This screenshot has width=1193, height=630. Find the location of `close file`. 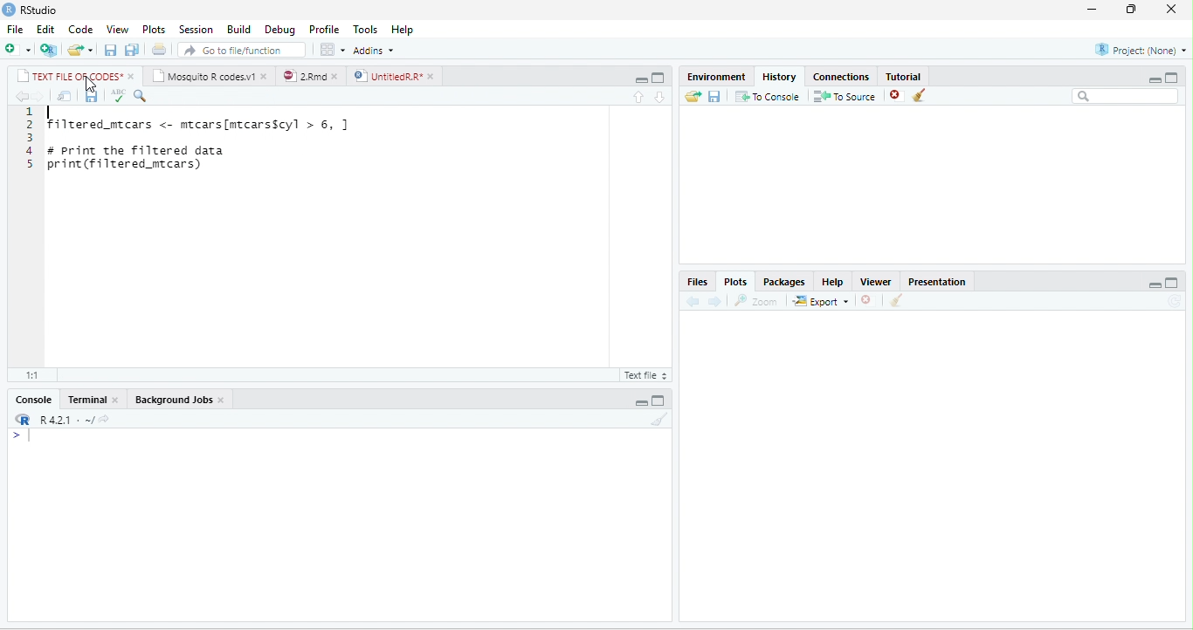

close file is located at coordinates (868, 300).